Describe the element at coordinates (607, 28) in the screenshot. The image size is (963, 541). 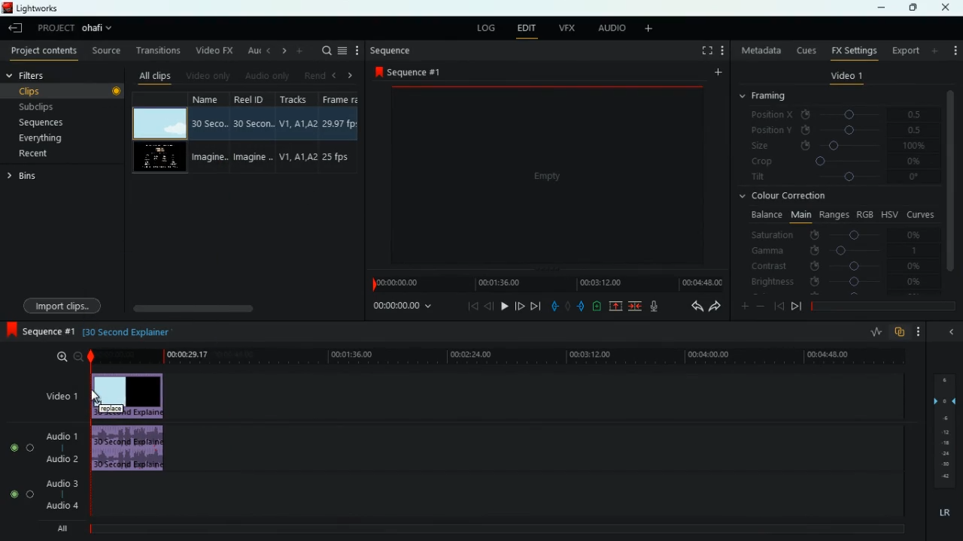
I see `audio` at that location.